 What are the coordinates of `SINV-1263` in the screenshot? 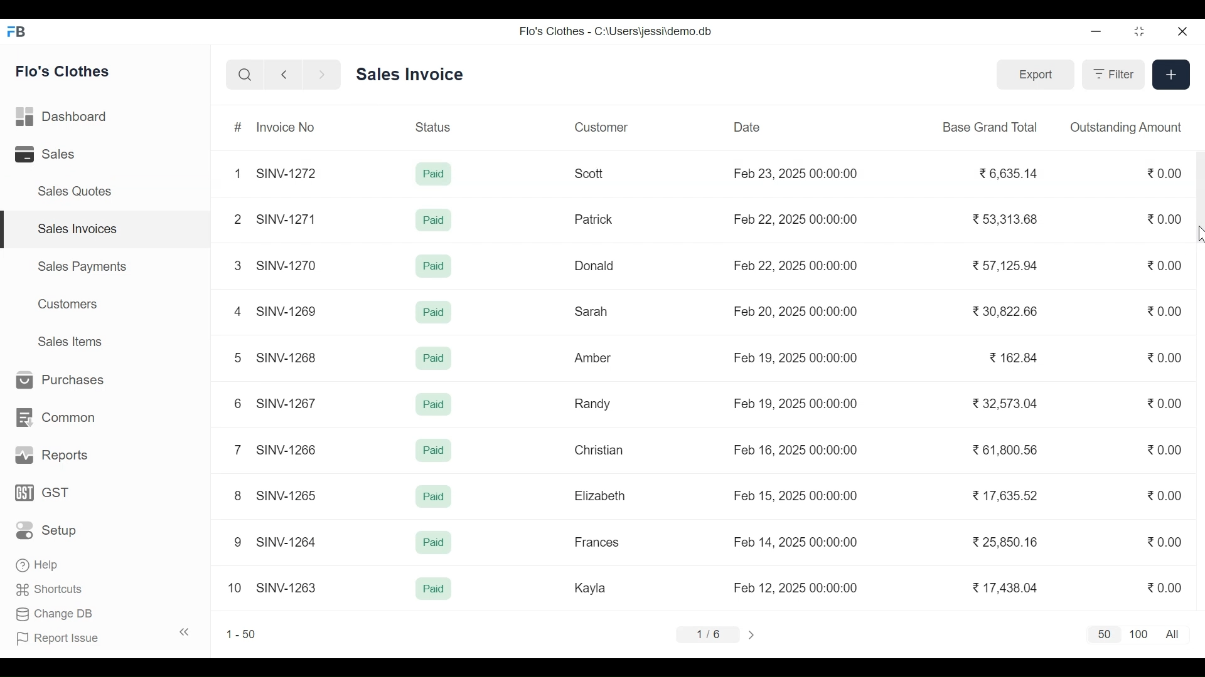 It's located at (287, 586).